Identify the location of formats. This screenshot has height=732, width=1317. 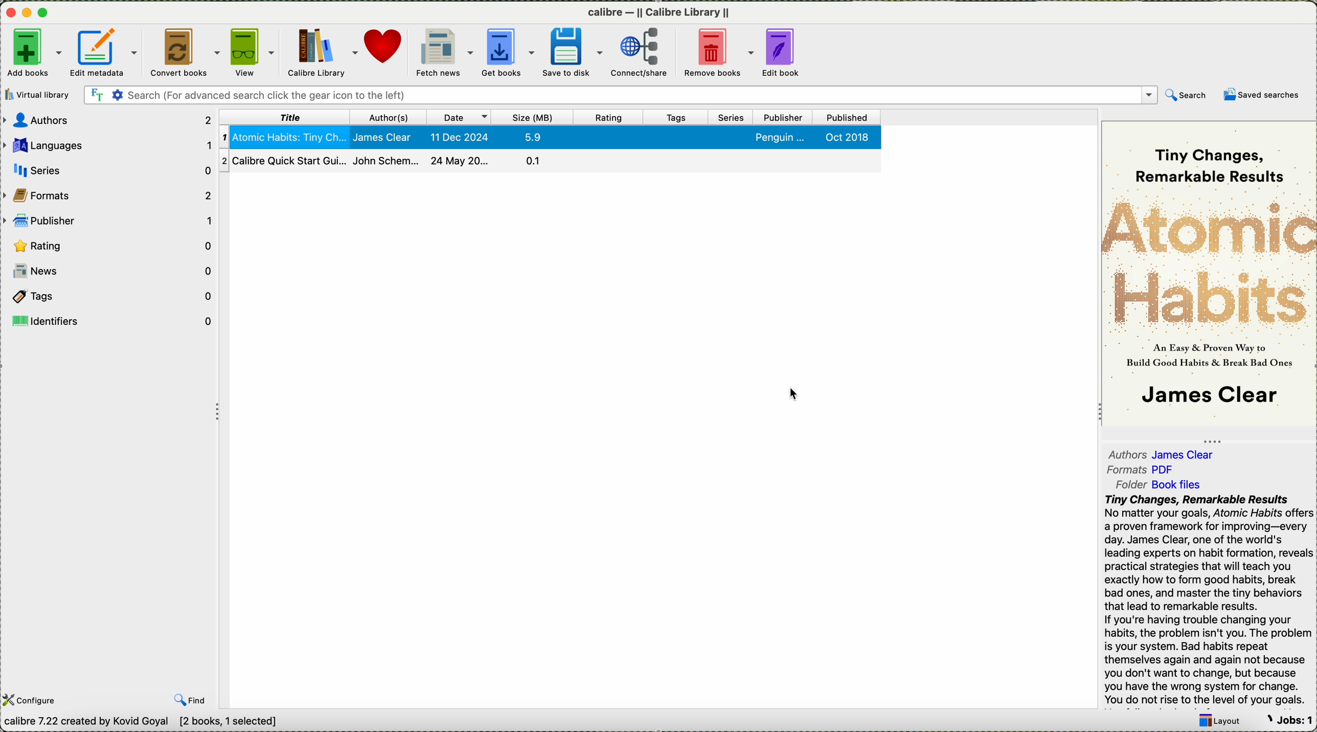
(109, 192).